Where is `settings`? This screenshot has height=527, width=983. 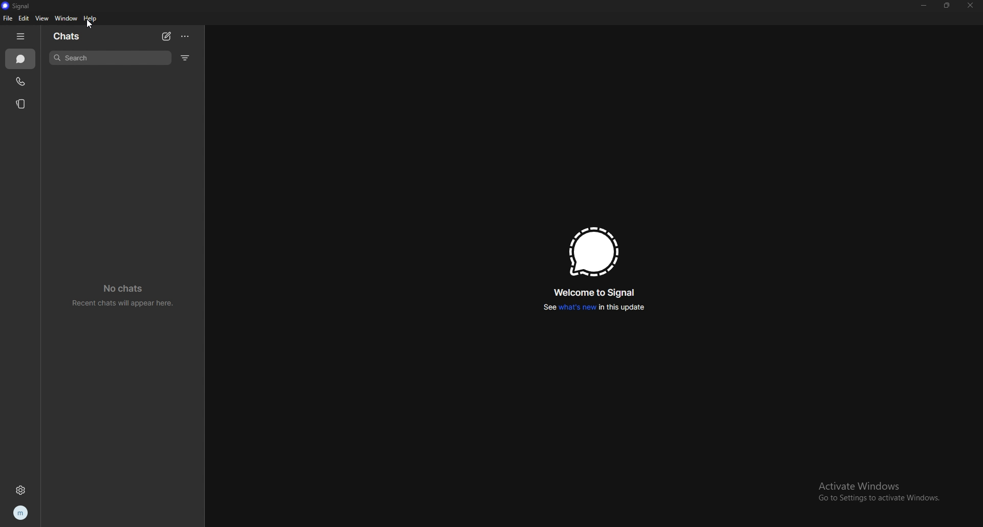 settings is located at coordinates (22, 490).